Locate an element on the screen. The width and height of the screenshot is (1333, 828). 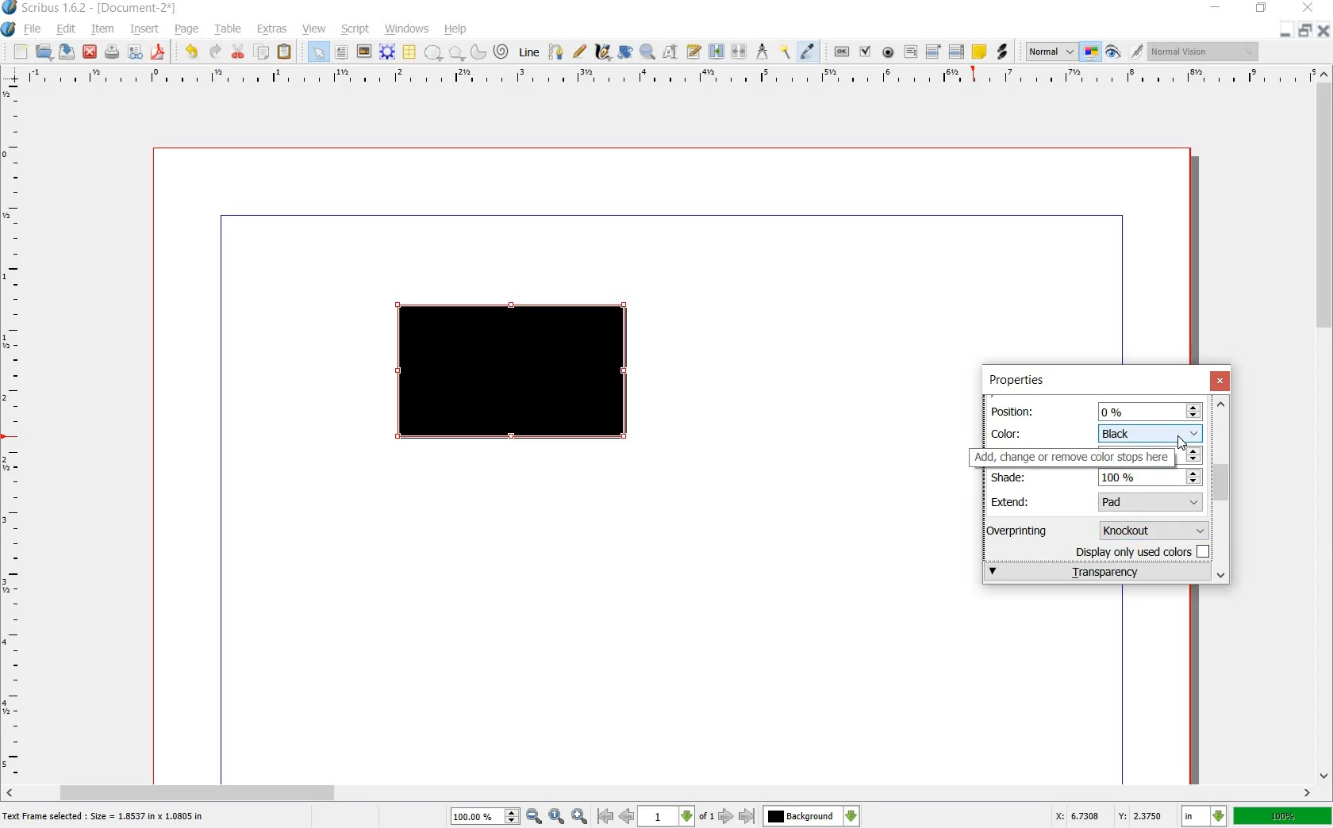
extras is located at coordinates (272, 29).